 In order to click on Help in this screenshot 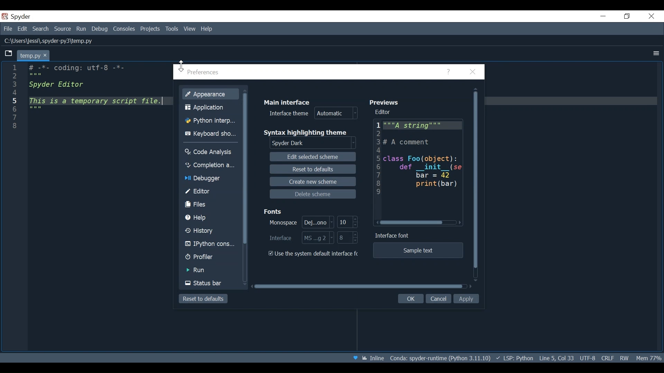, I will do `click(450, 72)`.